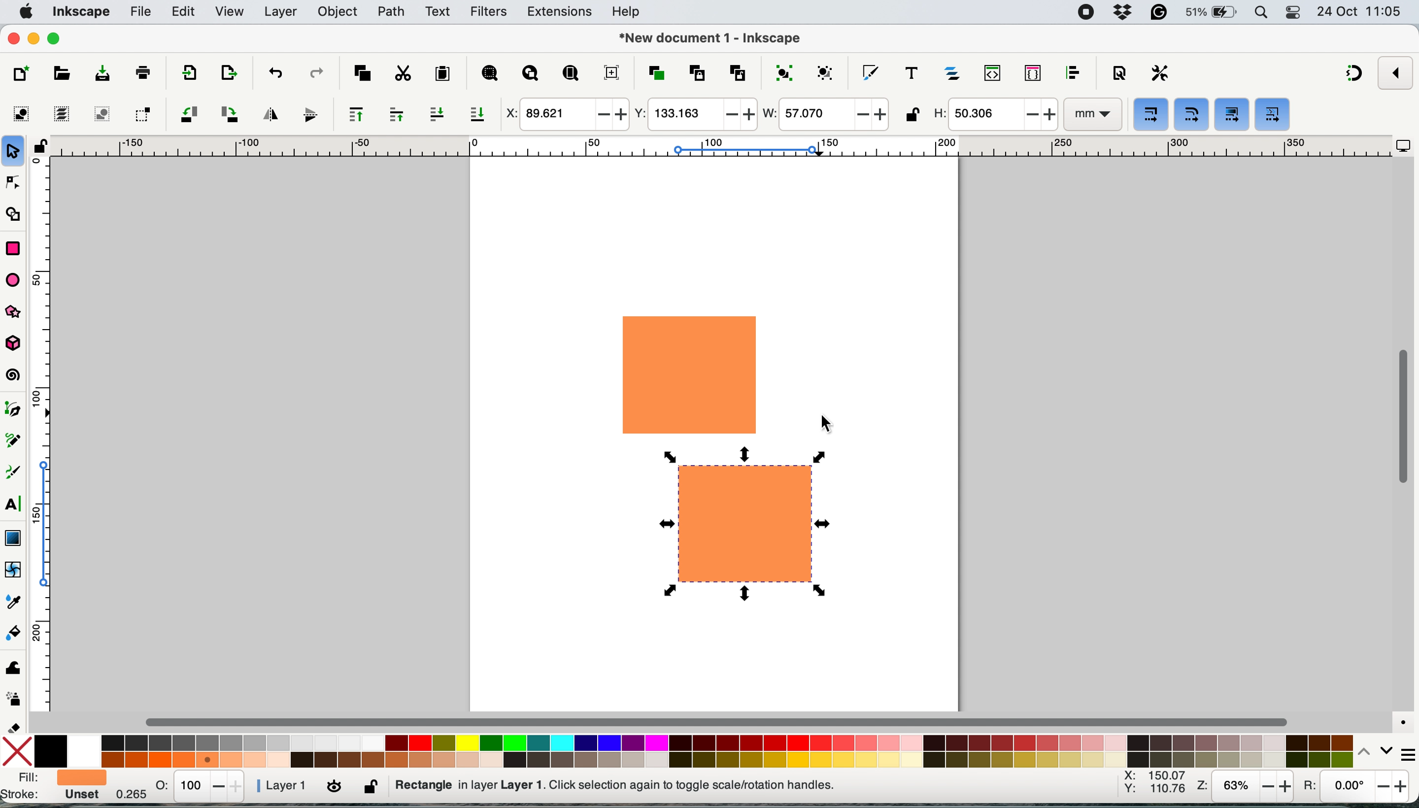 The image size is (1419, 808). What do you see at coordinates (561, 12) in the screenshot?
I see `extensions` at bounding box center [561, 12].